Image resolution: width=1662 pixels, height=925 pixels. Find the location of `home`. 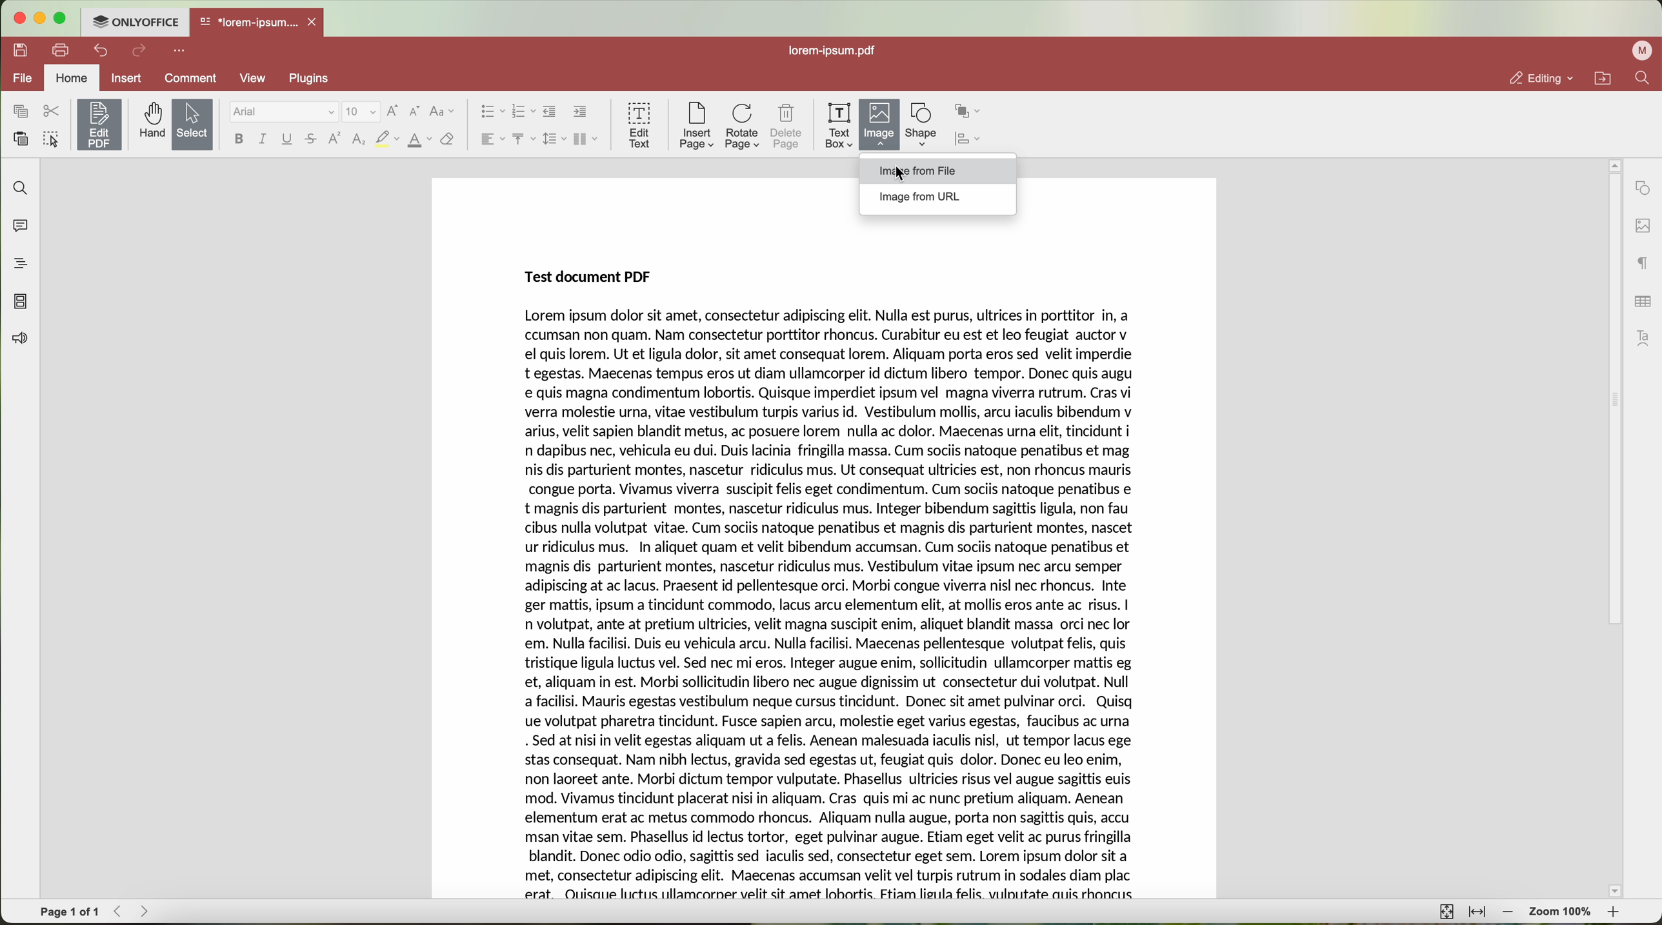

home is located at coordinates (72, 79).